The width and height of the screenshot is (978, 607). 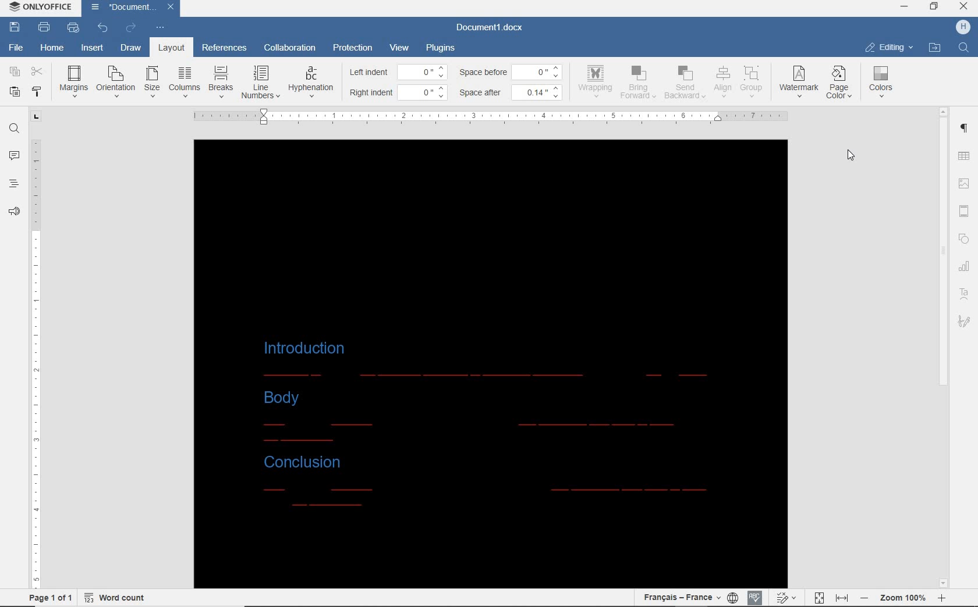 What do you see at coordinates (491, 28) in the screenshot?
I see `document name` at bounding box center [491, 28].